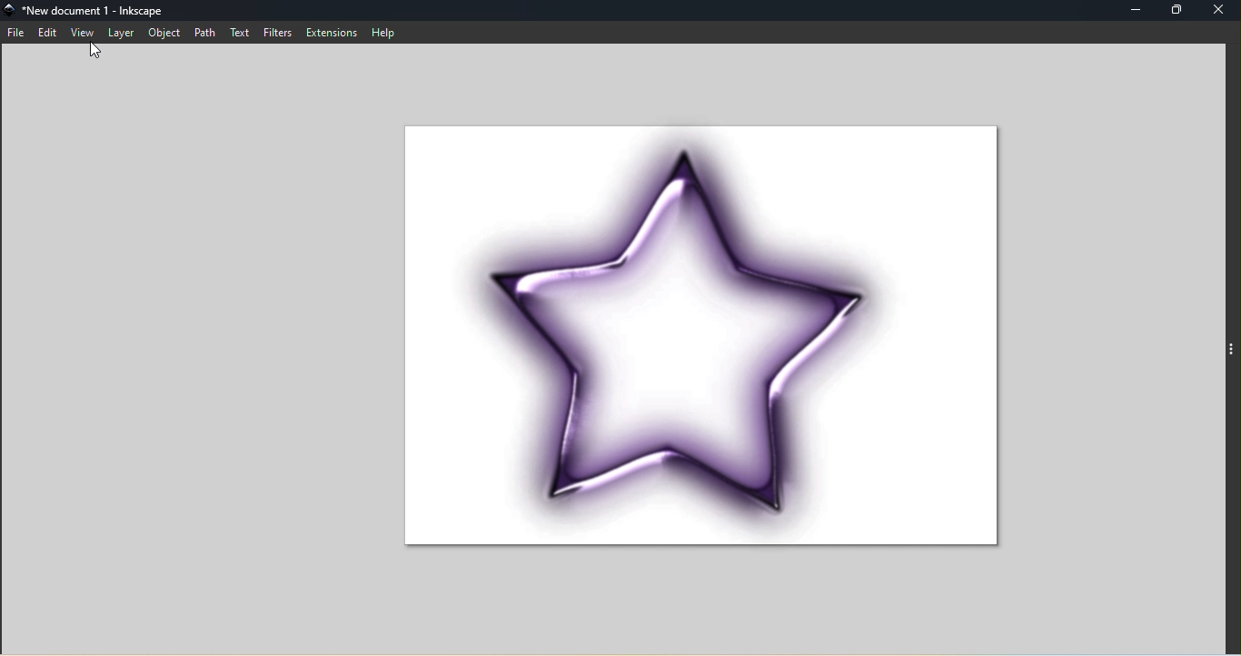 This screenshot has height=656, width=1241. What do you see at coordinates (387, 32) in the screenshot?
I see `help` at bounding box center [387, 32].